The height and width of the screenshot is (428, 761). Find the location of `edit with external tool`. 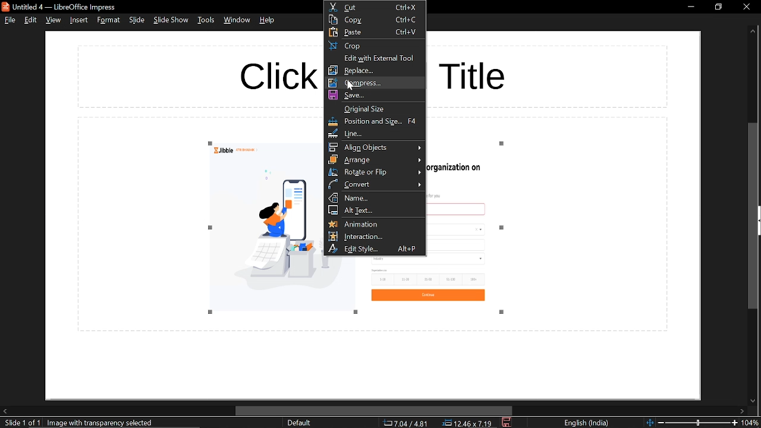

edit with external tool is located at coordinates (375, 57).